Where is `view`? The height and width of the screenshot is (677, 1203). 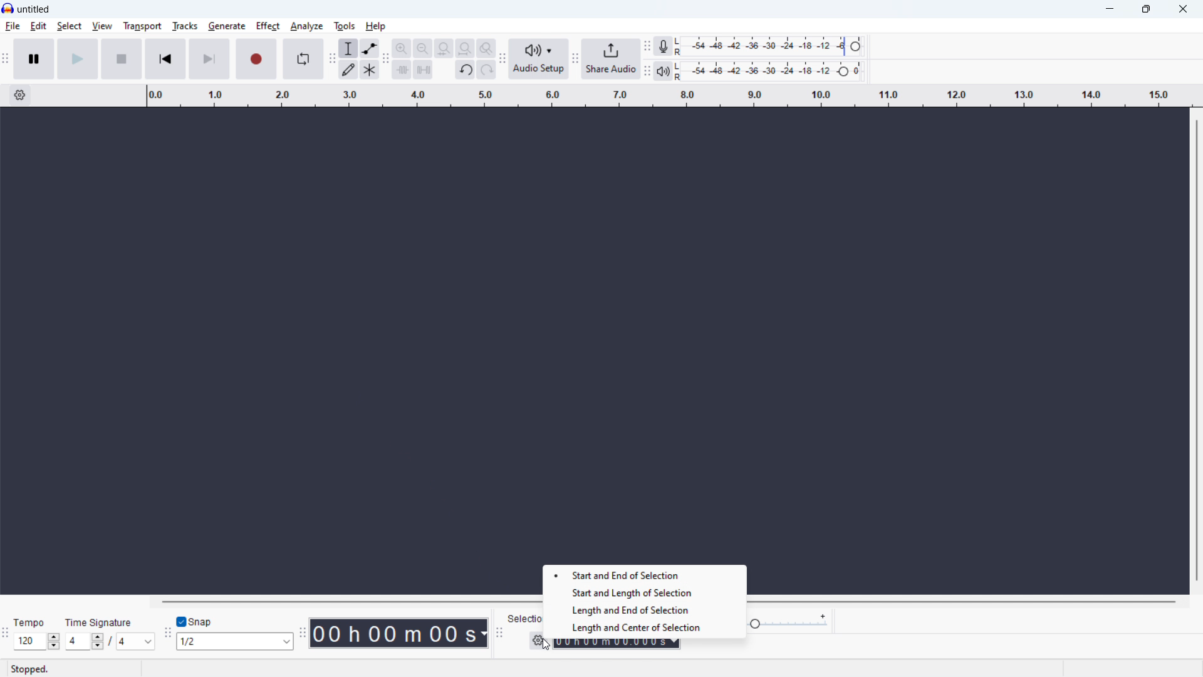
view is located at coordinates (102, 26).